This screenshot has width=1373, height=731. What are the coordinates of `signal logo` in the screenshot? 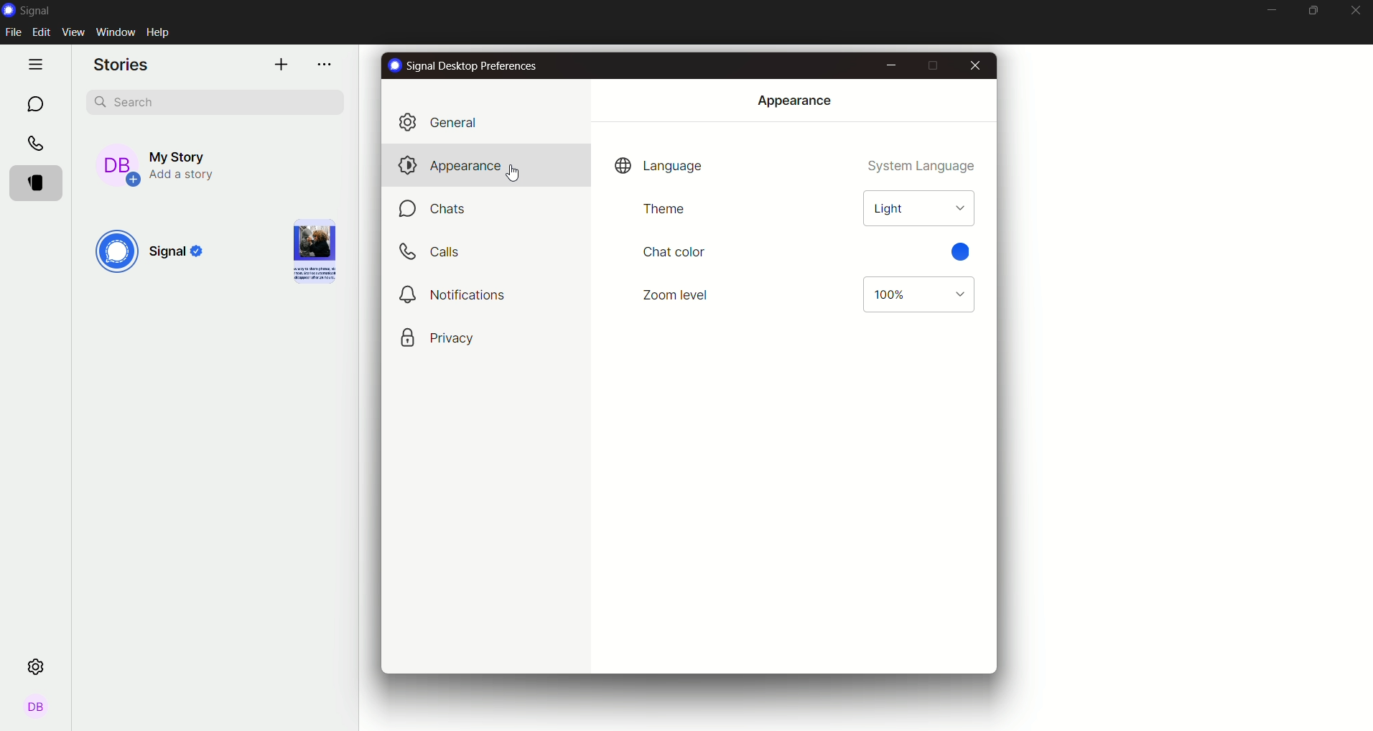 It's located at (33, 10).